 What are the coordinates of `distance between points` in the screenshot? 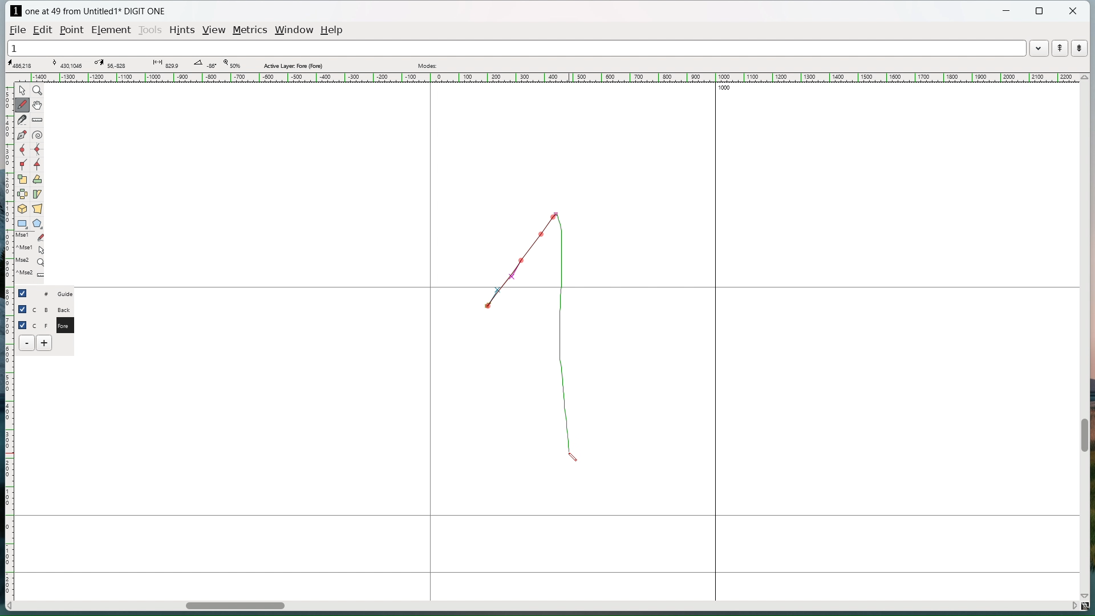 It's located at (165, 64).